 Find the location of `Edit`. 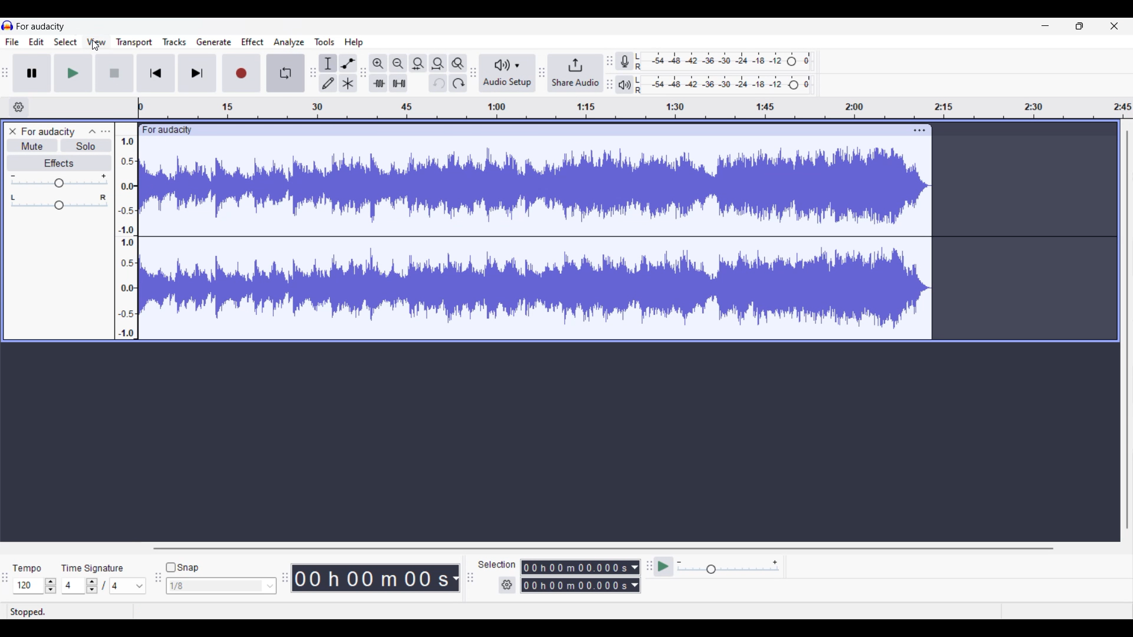

Edit is located at coordinates (37, 41).